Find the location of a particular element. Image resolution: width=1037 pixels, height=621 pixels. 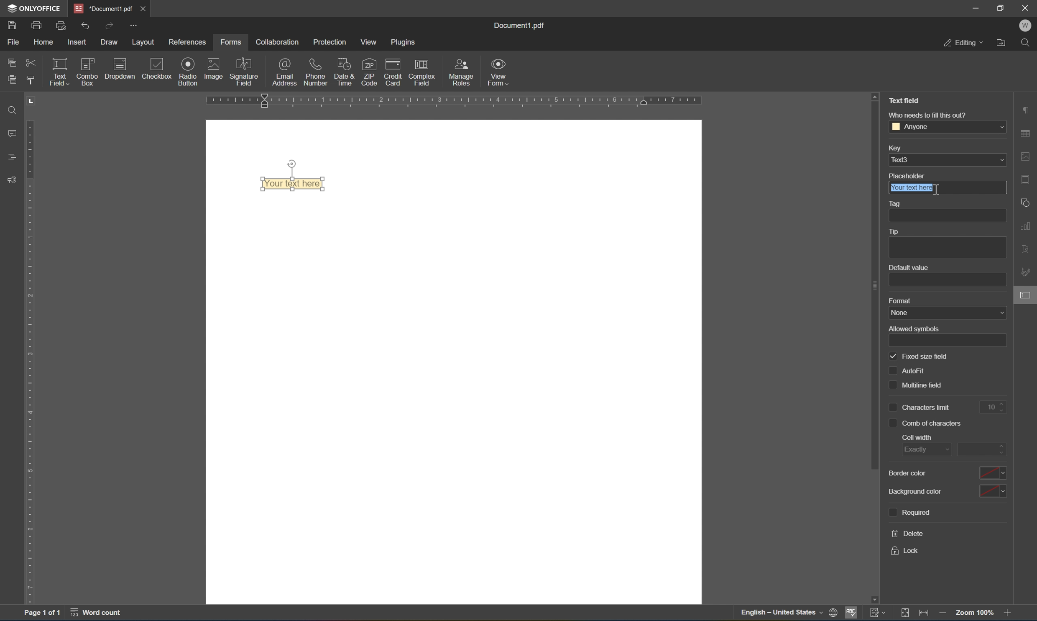

tip is located at coordinates (899, 231).